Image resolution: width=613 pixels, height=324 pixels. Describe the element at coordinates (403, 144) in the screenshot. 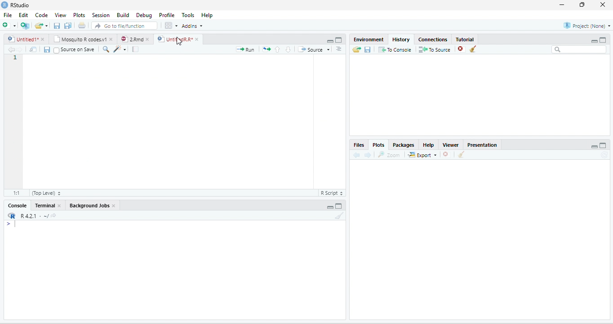

I see `Packages` at that location.